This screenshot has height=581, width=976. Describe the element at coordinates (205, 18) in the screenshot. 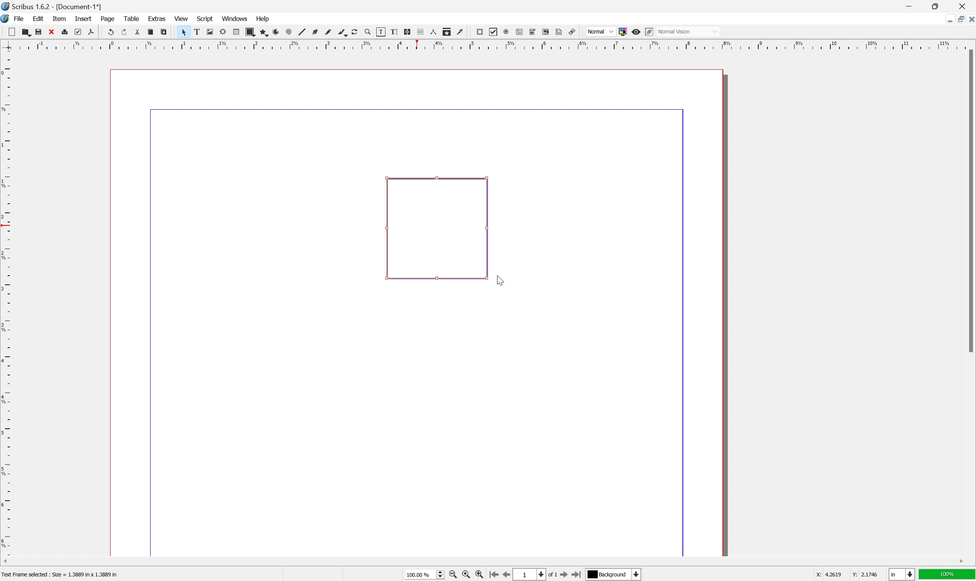

I see `Script` at that location.